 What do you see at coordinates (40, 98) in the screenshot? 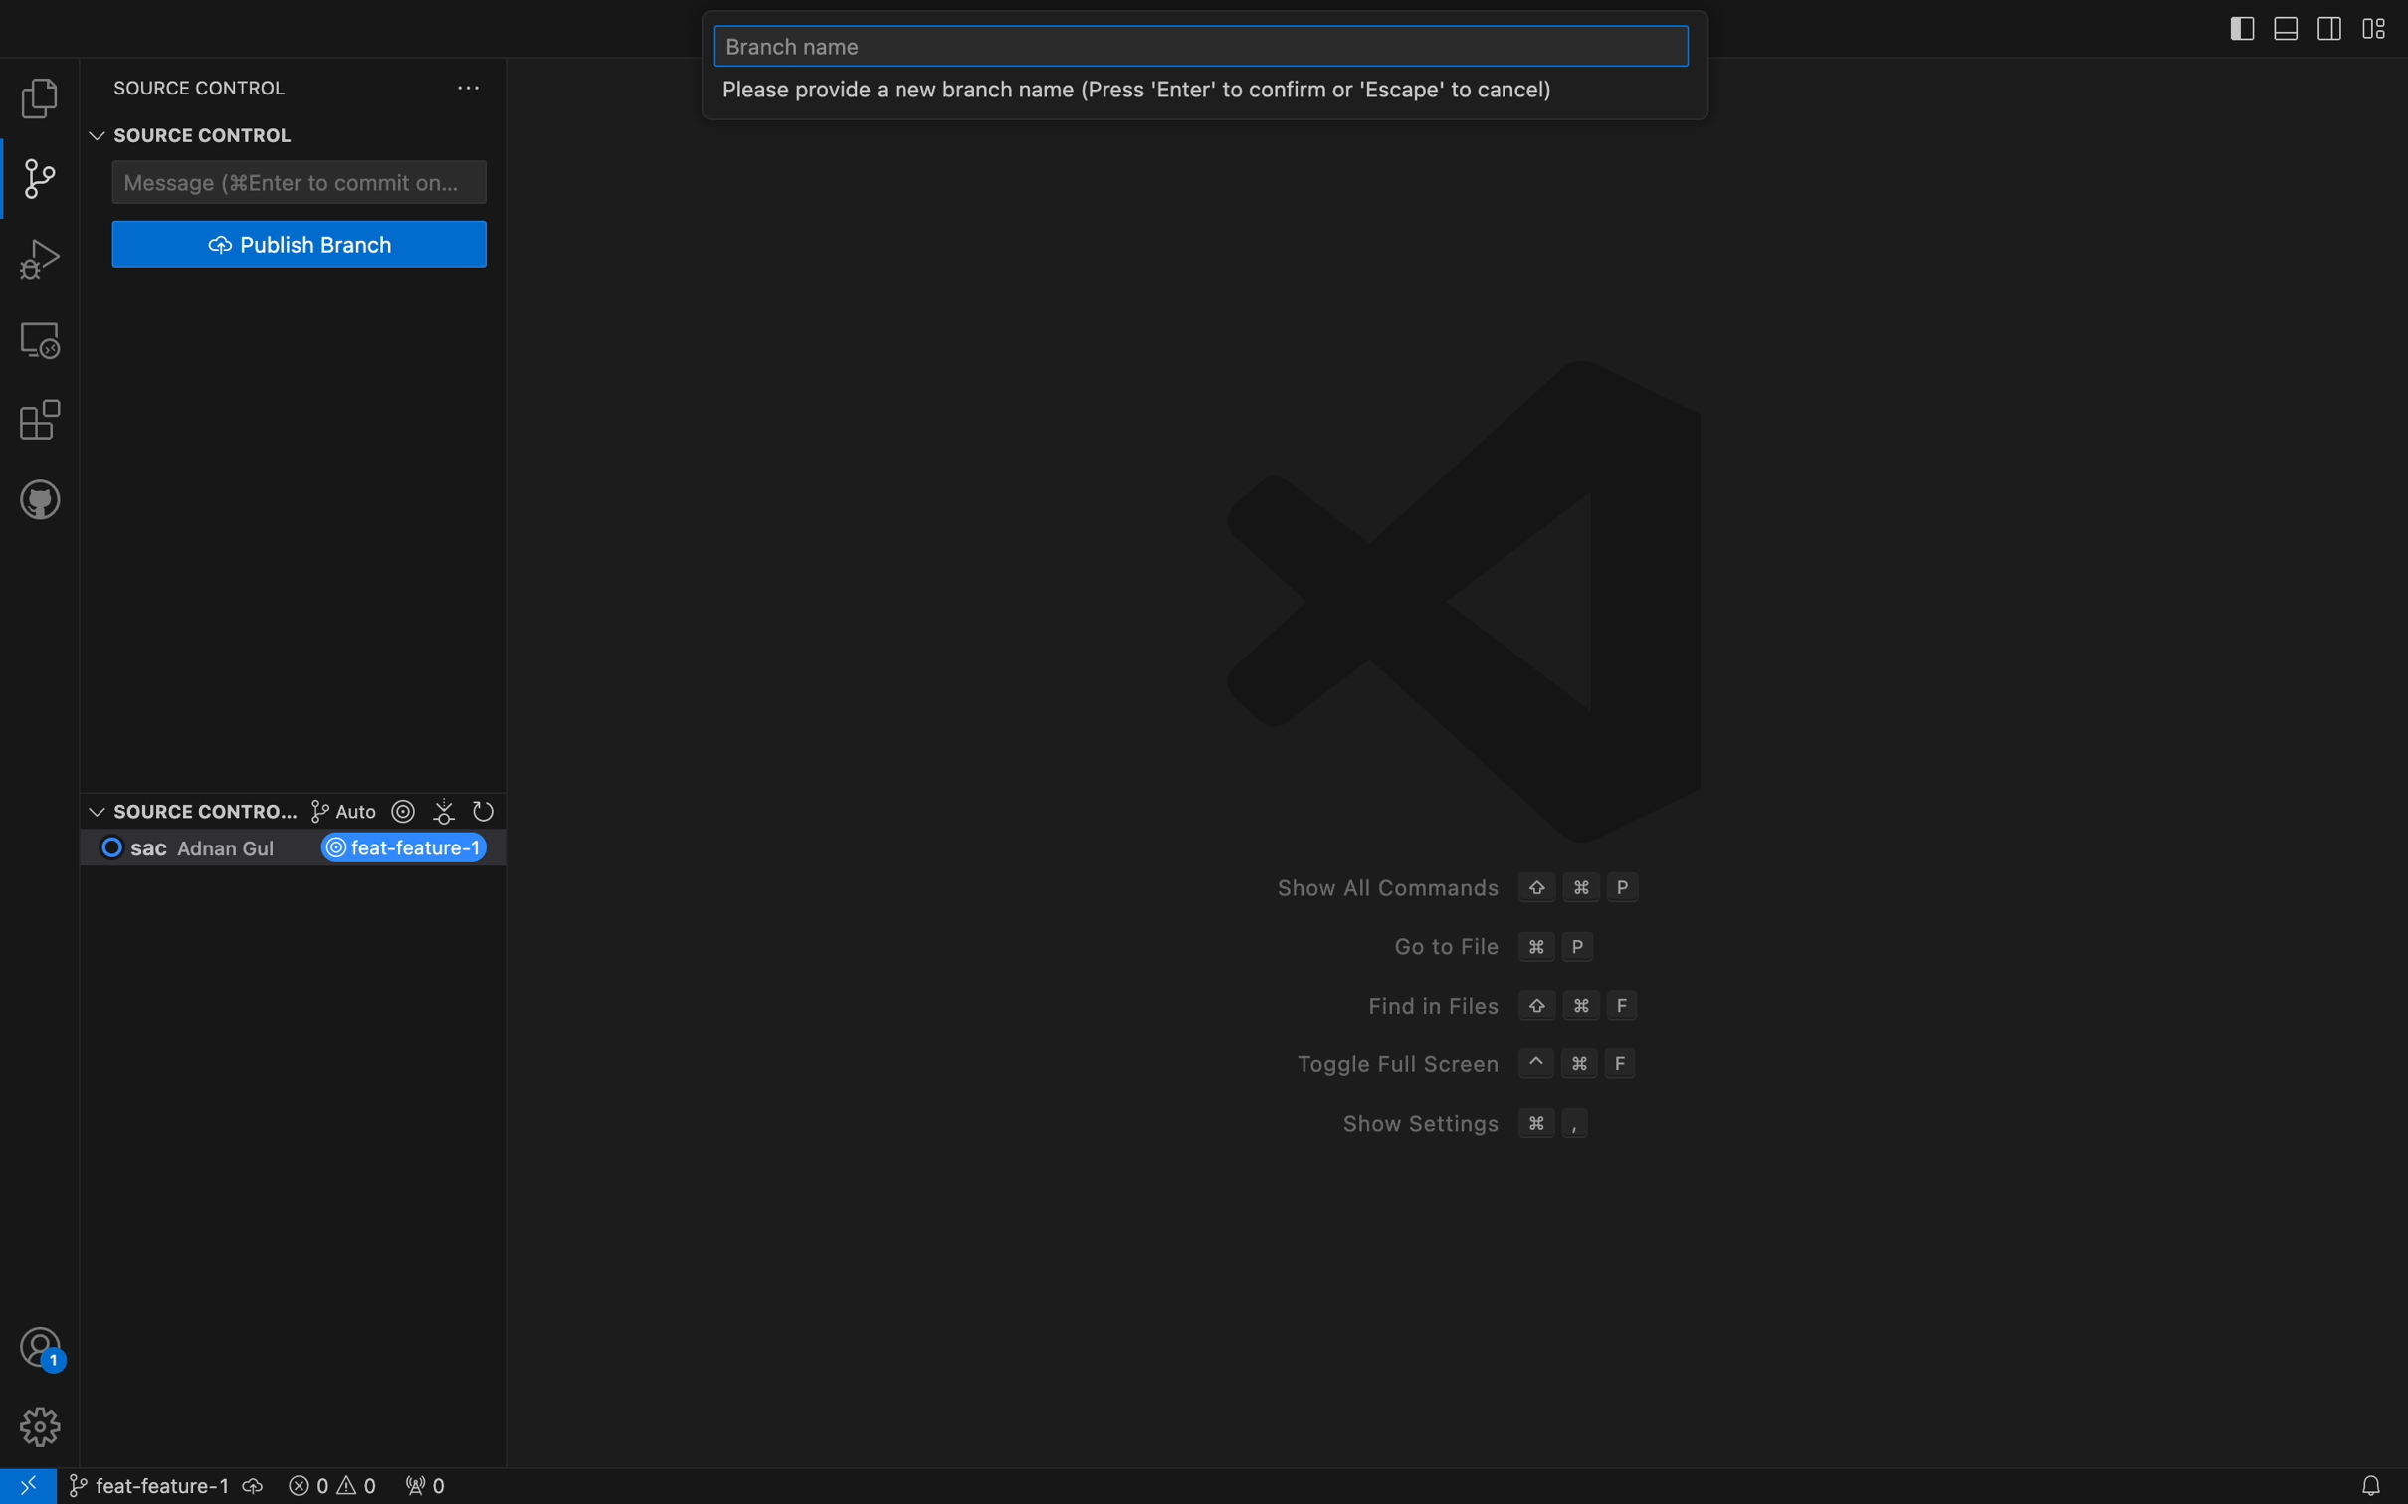
I see `file` at bounding box center [40, 98].